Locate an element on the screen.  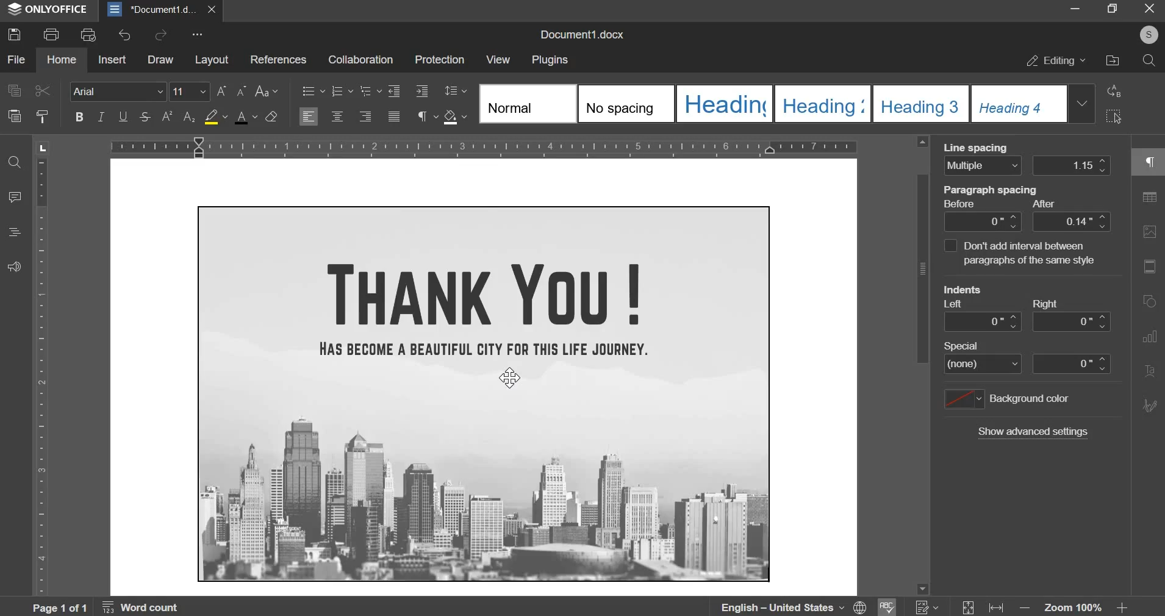
S is located at coordinates (1147, 35).